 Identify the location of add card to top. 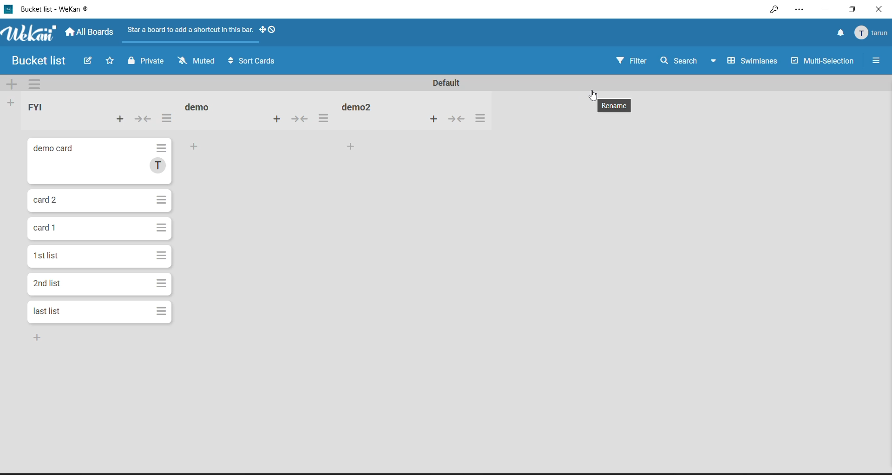
(434, 118).